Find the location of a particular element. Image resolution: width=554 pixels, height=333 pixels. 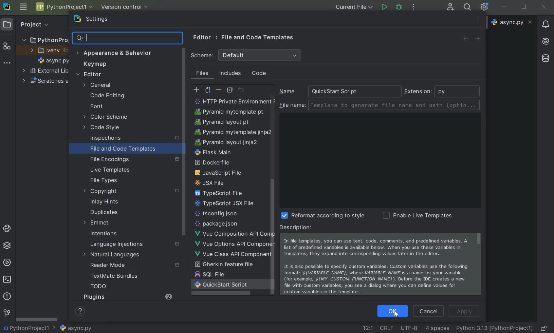

pyramid layout pt is located at coordinates (222, 264).